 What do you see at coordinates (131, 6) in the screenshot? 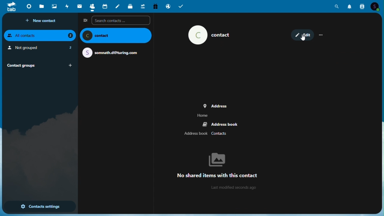
I see `Deck` at bounding box center [131, 6].